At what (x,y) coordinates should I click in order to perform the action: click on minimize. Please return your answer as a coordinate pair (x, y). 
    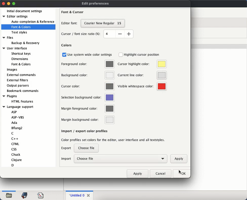
    Looking at the image, I should click on (9, 4).